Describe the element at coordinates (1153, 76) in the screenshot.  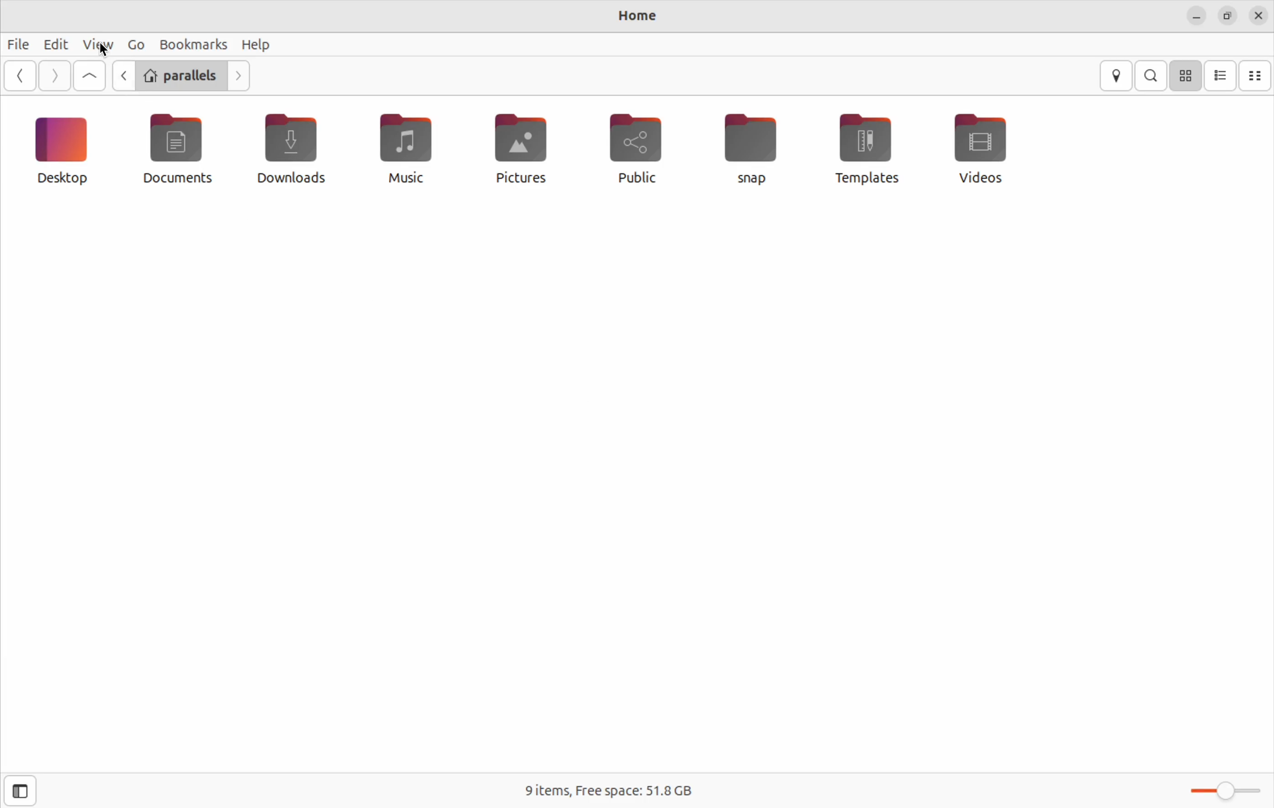
I see `search` at that location.